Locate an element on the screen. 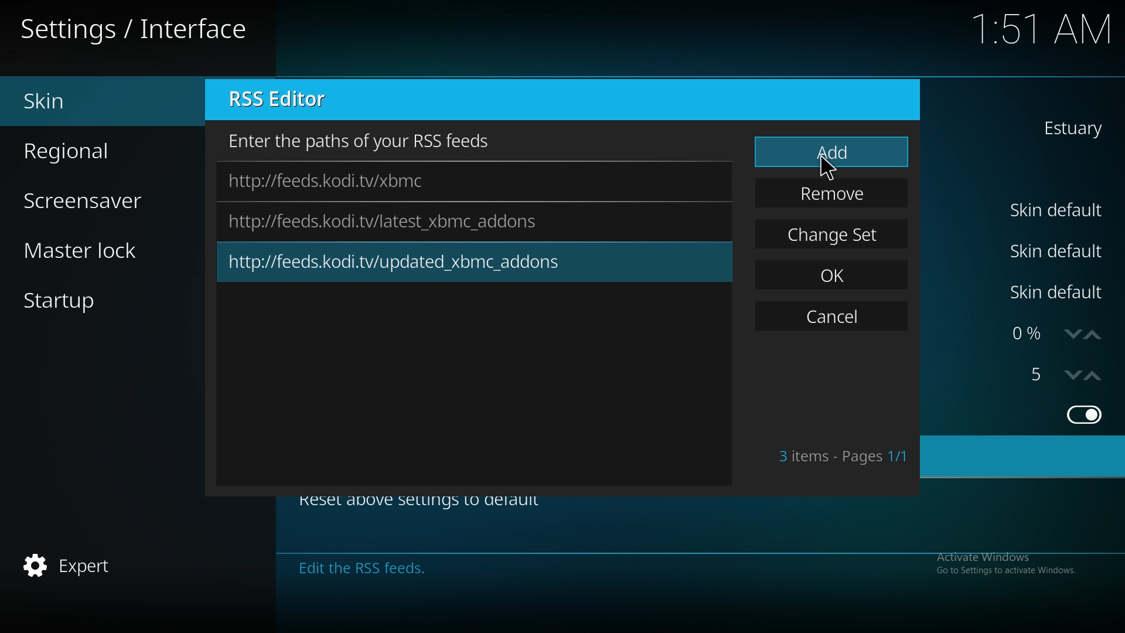 This screenshot has height=633, width=1125. Expert is located at coordinates (70, 567).